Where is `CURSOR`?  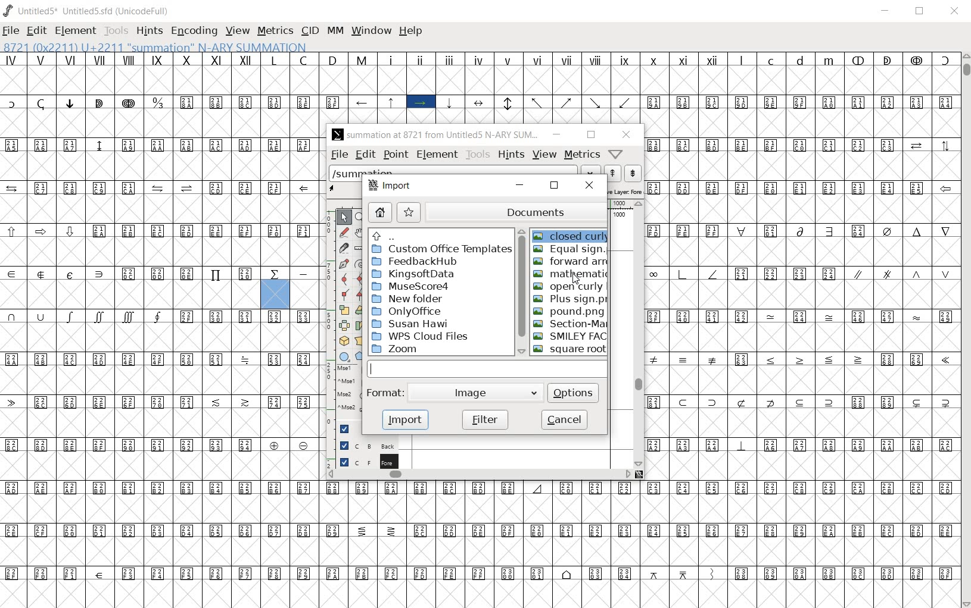 CURSOR is located at coordinates (614, 40).